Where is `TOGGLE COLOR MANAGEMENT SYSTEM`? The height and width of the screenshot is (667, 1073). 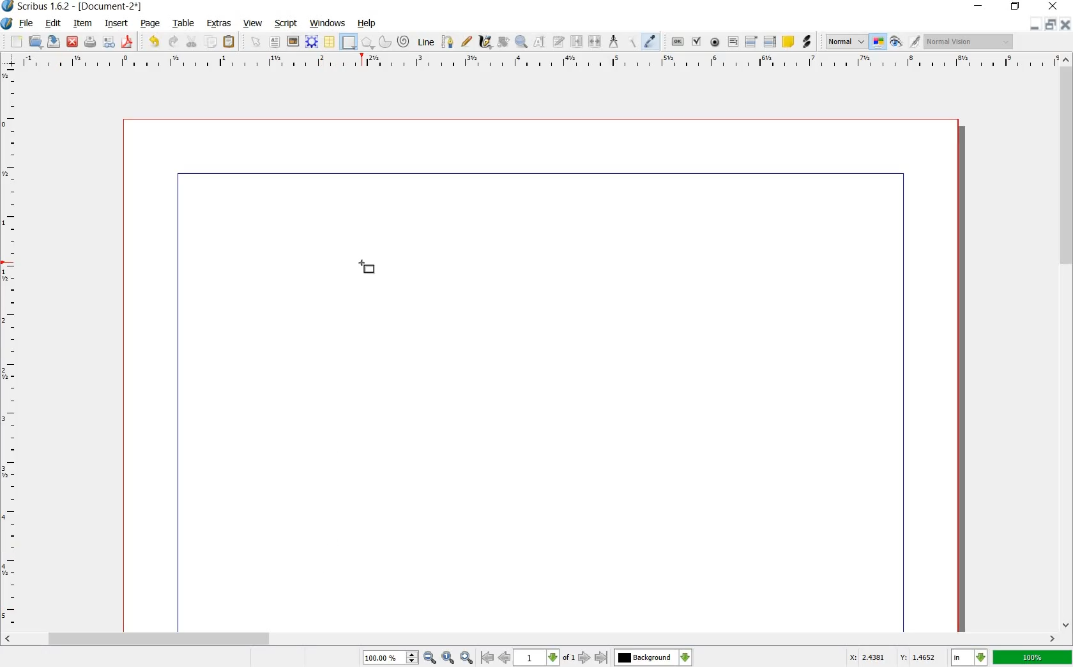 TOGGLE COLOR MANAGEMENT SYSTEM is located at coordinates (879, 43).